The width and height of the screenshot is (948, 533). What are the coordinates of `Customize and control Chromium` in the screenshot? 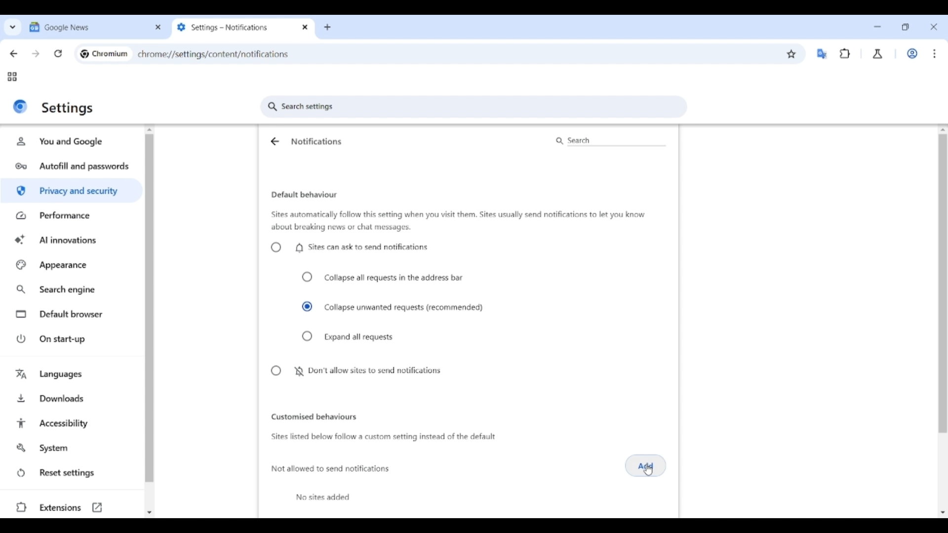 It's located at (934, 53).